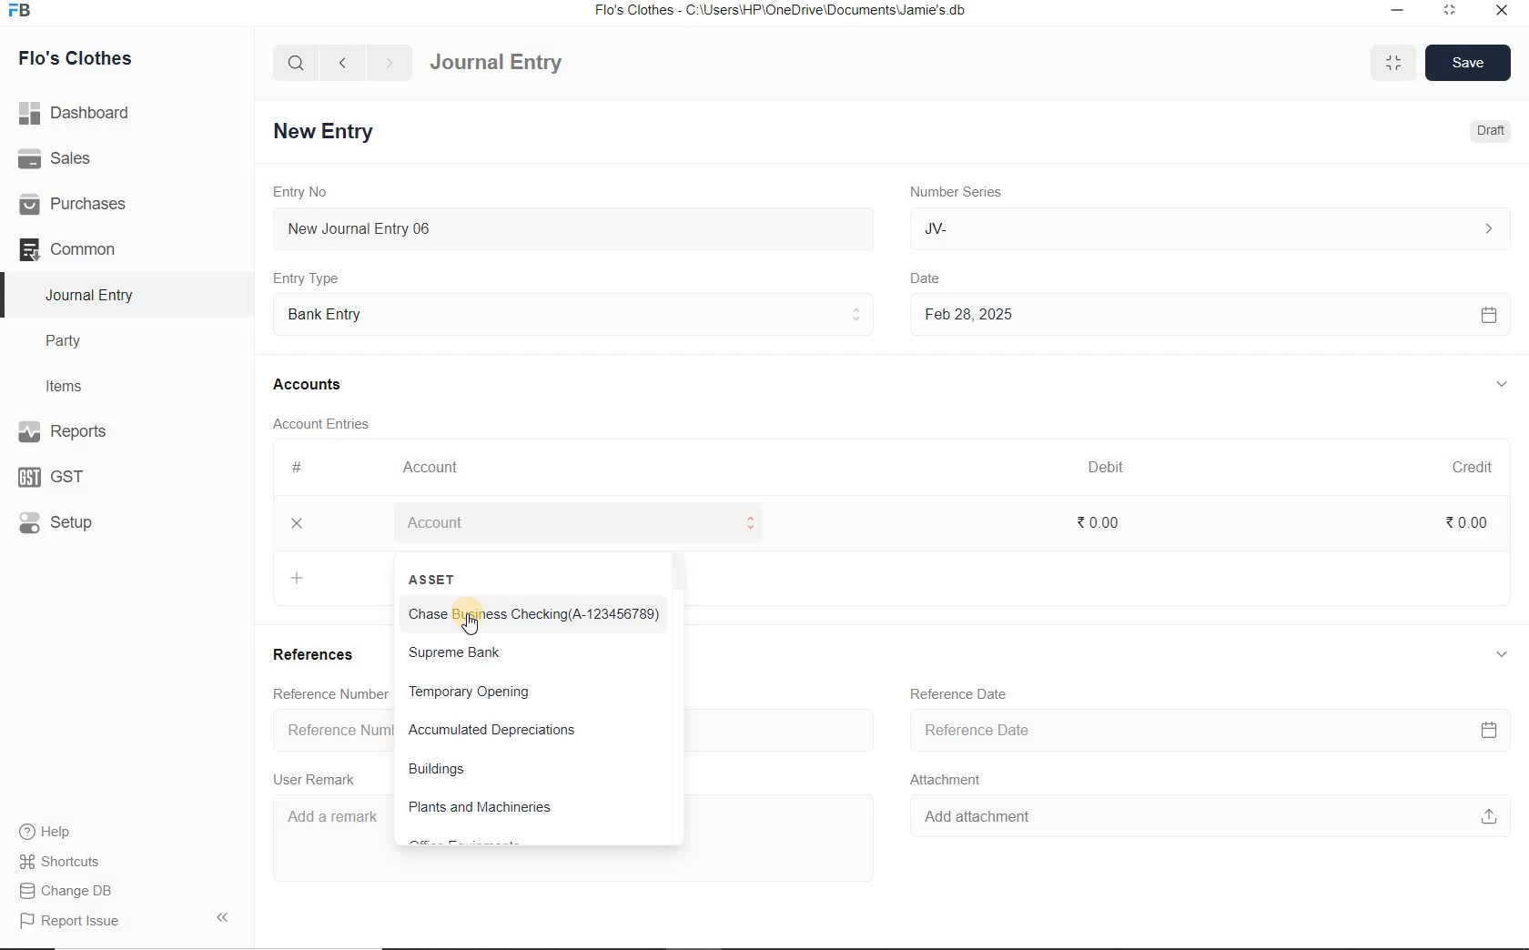 The height and width of the screenshot is (950, 1529). What do you see at coordinates (1463, 520) in the screenshot?
I see `₹0.00` at bounding box center [1463, 520].